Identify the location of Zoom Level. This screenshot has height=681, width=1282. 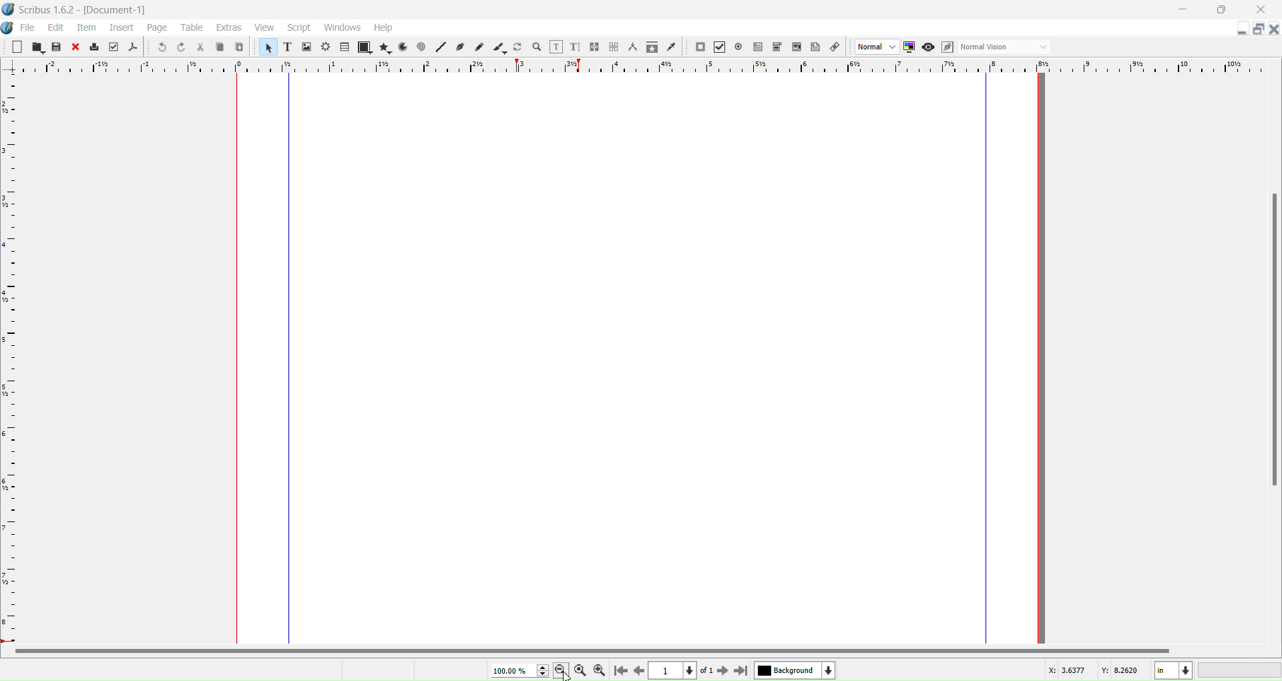
(1239, 670).